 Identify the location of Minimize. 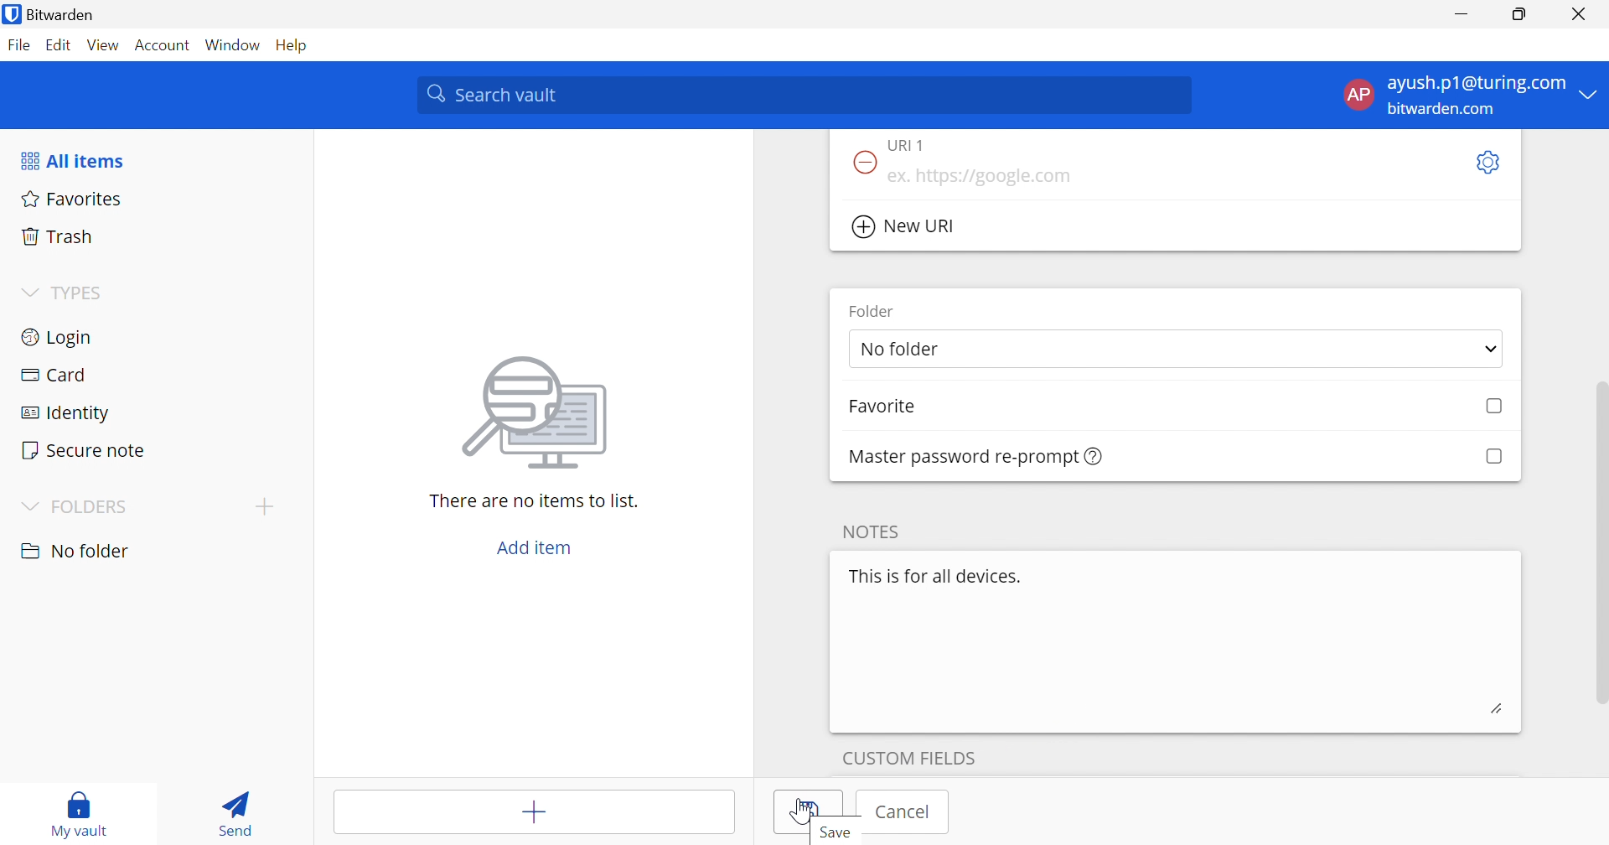
(1462, 15).